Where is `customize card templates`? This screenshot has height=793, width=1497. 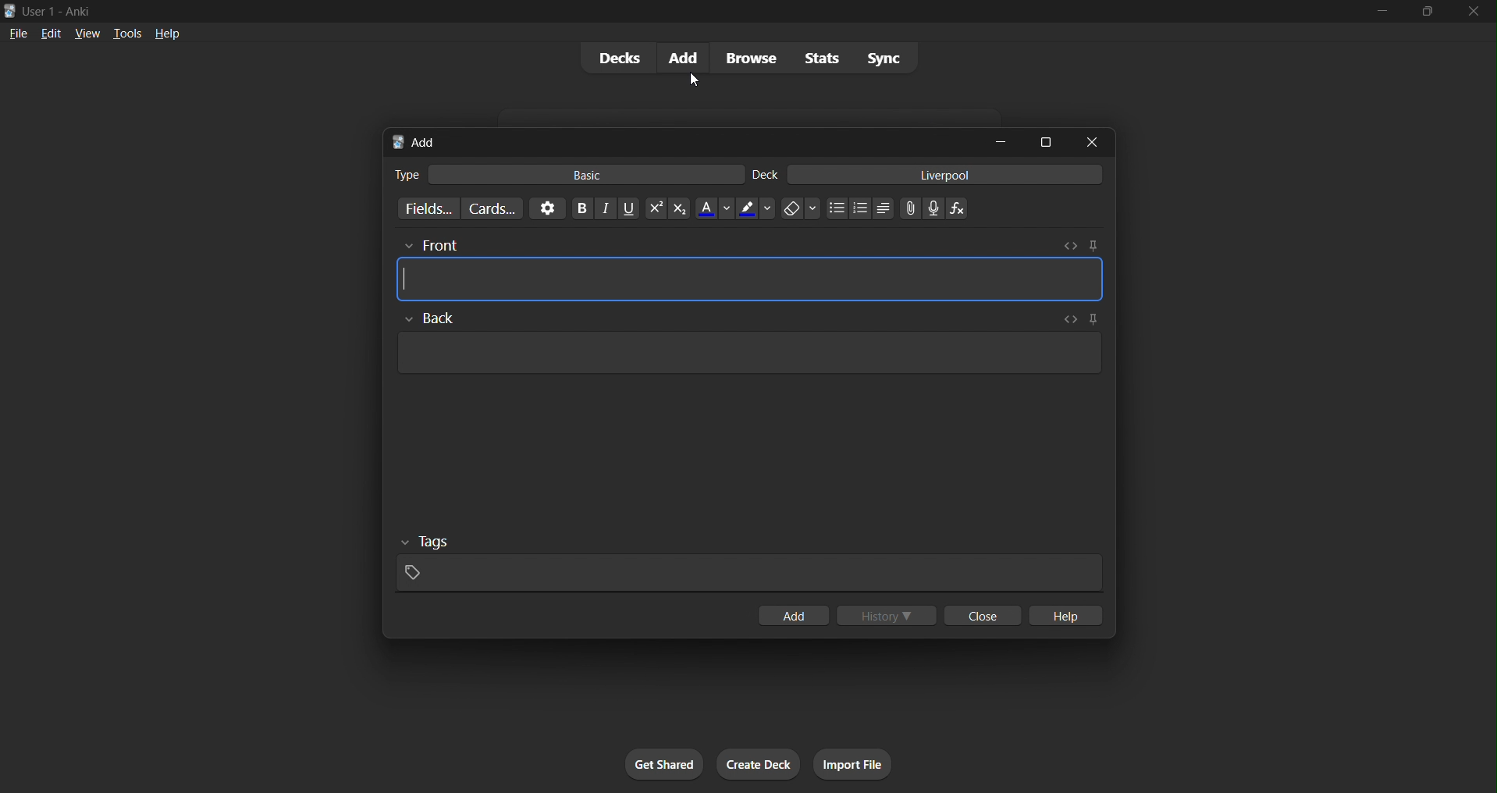
customize card templates is located at coordinates (493, 208).